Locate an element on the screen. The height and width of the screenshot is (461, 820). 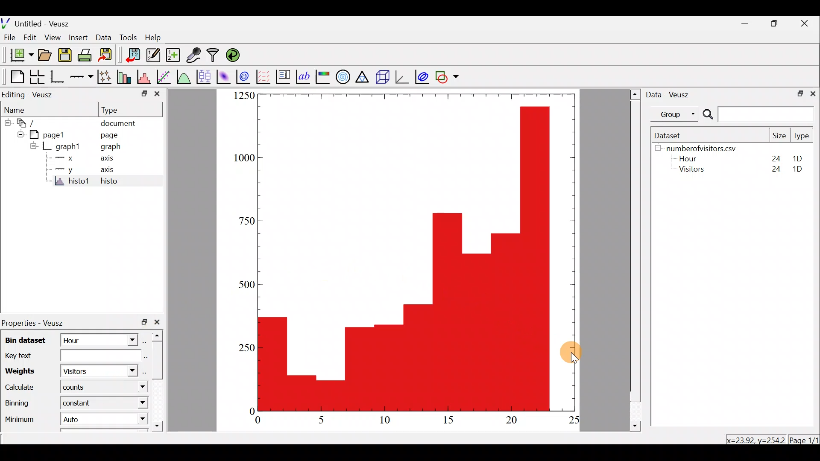
close is located at coordinates (813, 94).